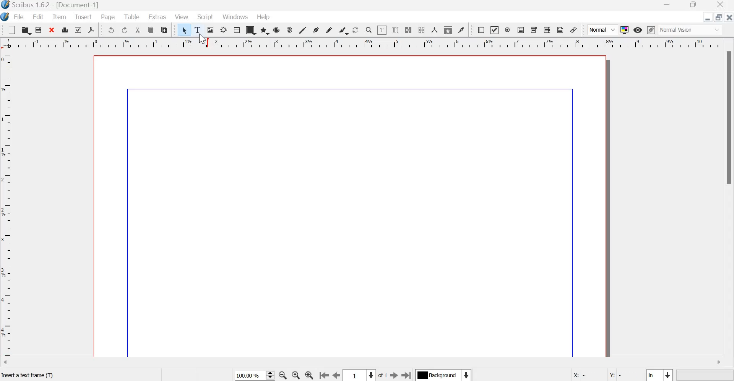 This screenshot has height=381, width=734. Describe the element at coordinates (290, 30) in the screenshot. I see `spiral` at that location.